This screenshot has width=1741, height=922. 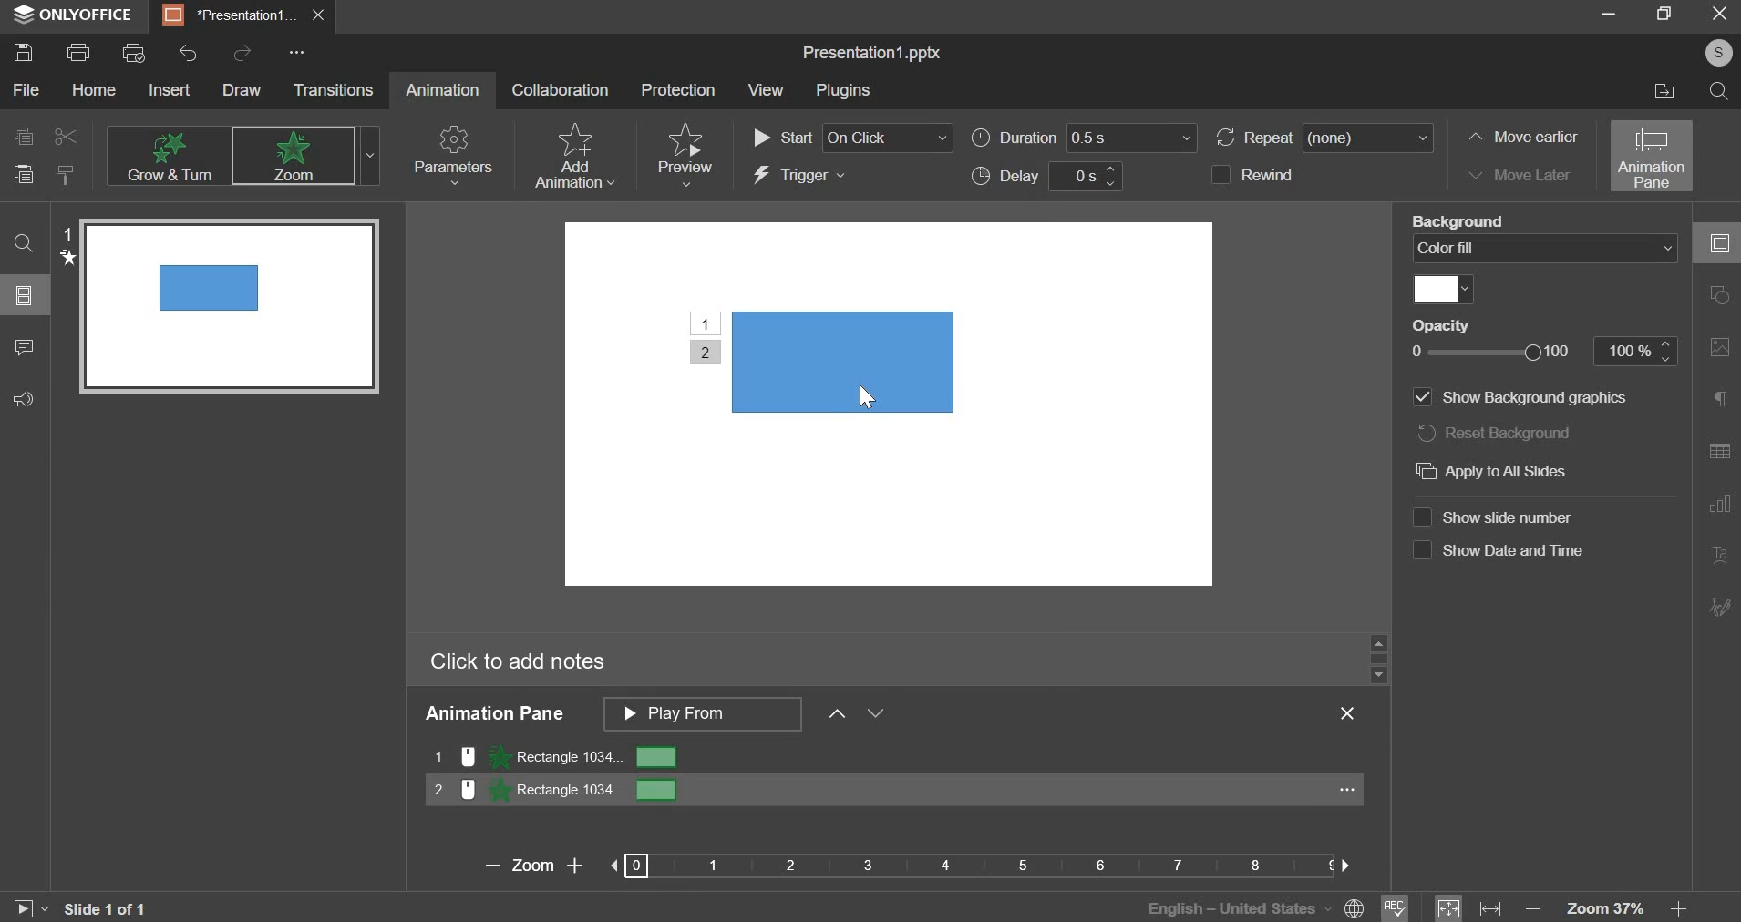 I want to click on Protection, so click(x=679, y=90).